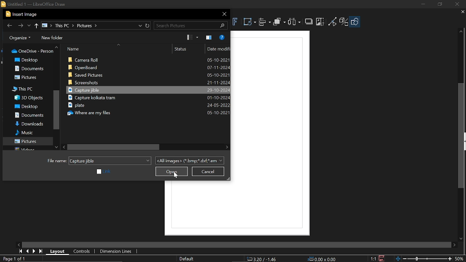 The image size is (466, 262). I want to click on File name, so click(110, 160).